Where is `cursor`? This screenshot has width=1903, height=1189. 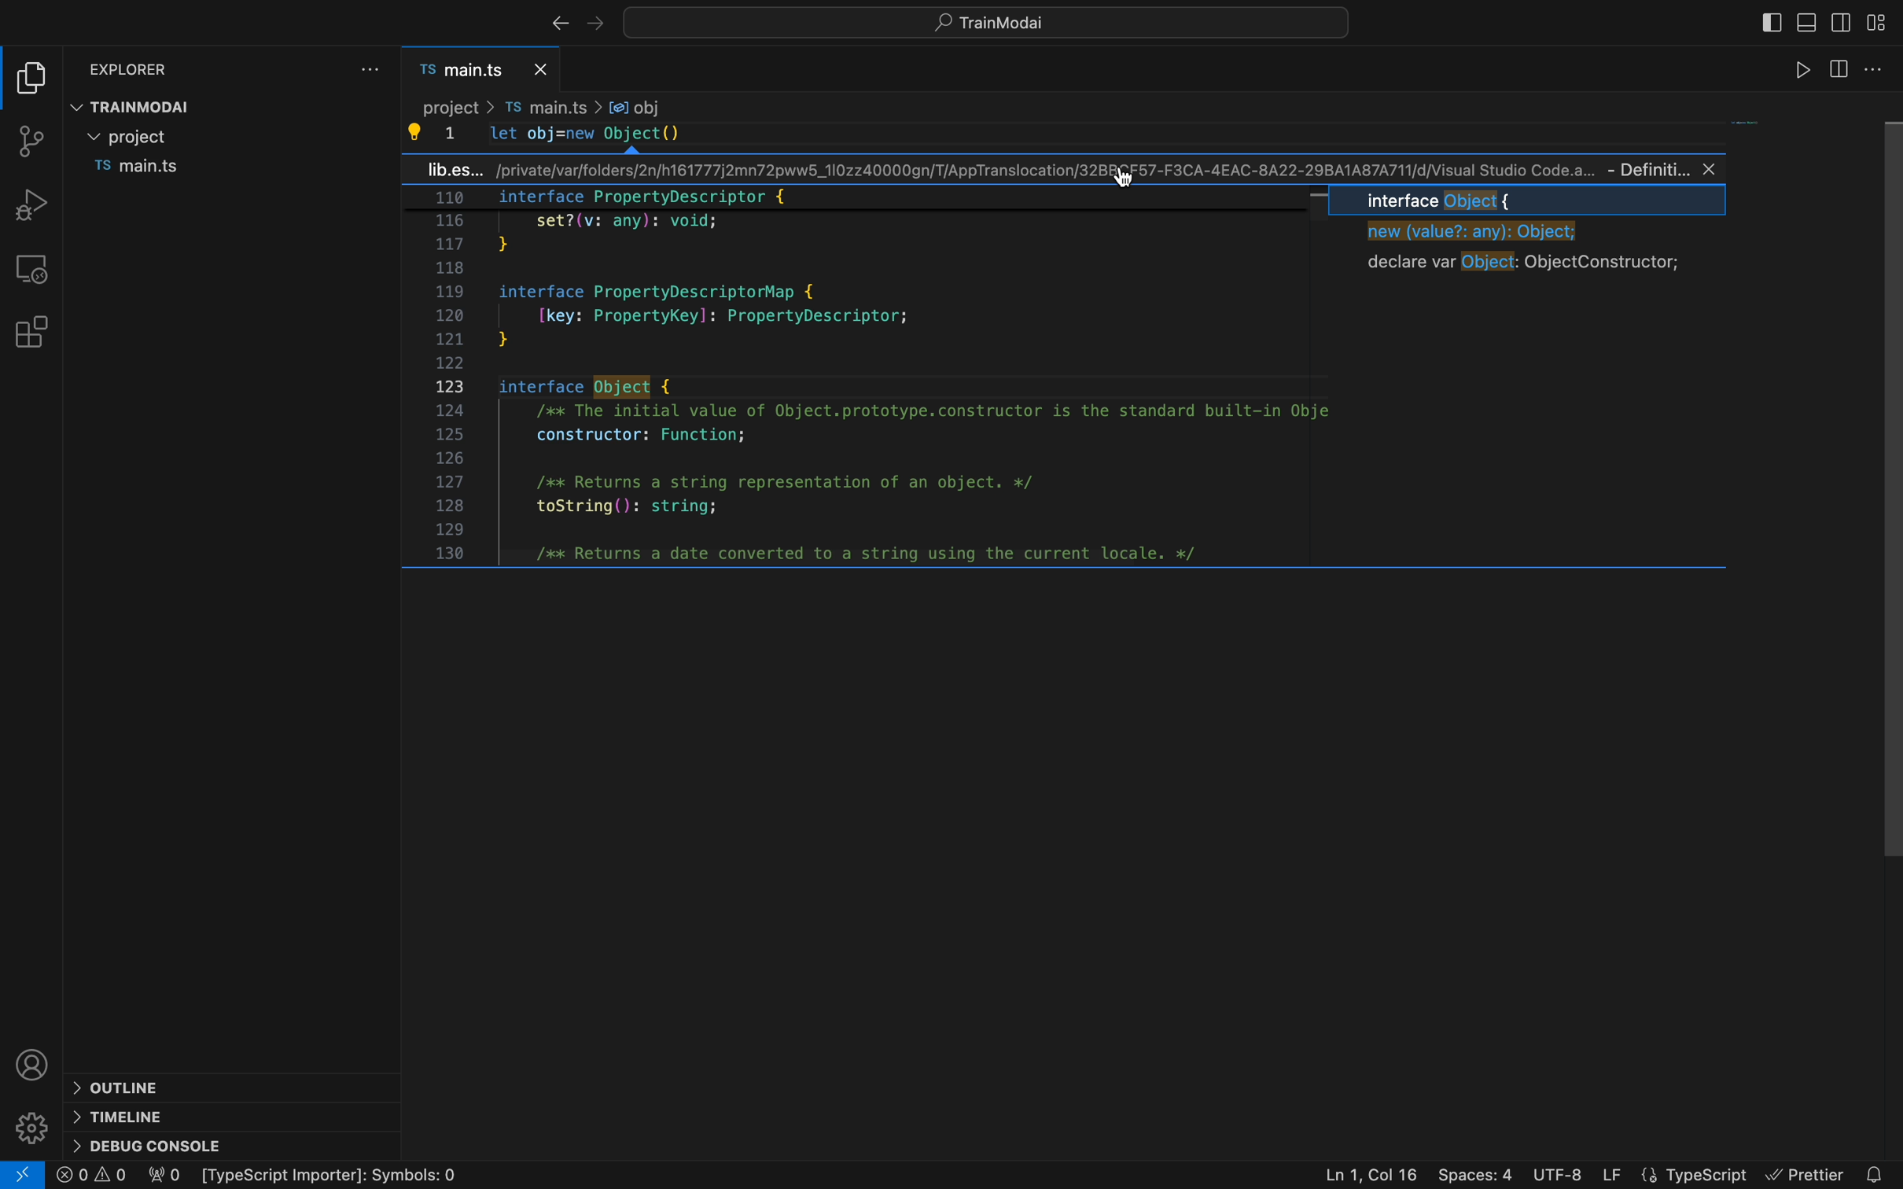 cursor is located at coordinates (1132, 181).